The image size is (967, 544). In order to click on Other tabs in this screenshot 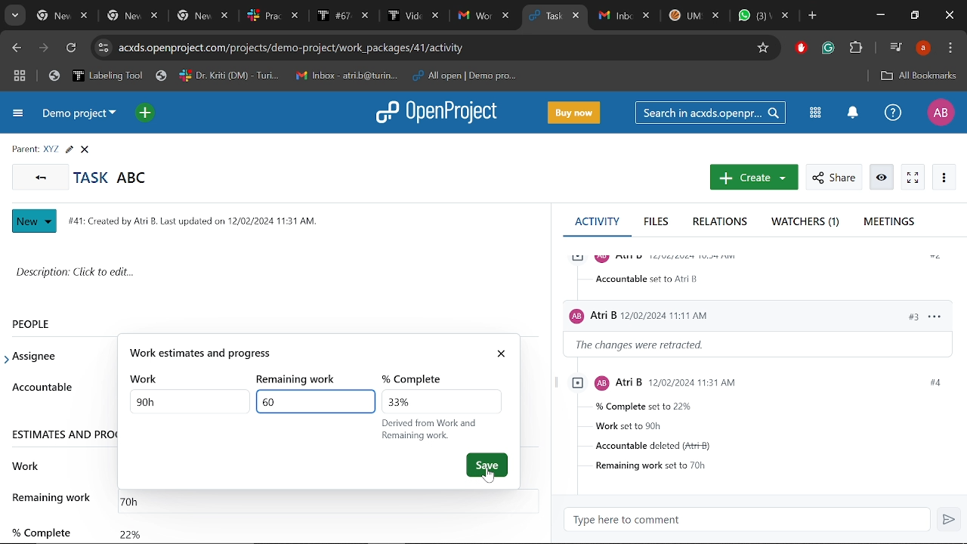, I will do `click(694, 15)`.